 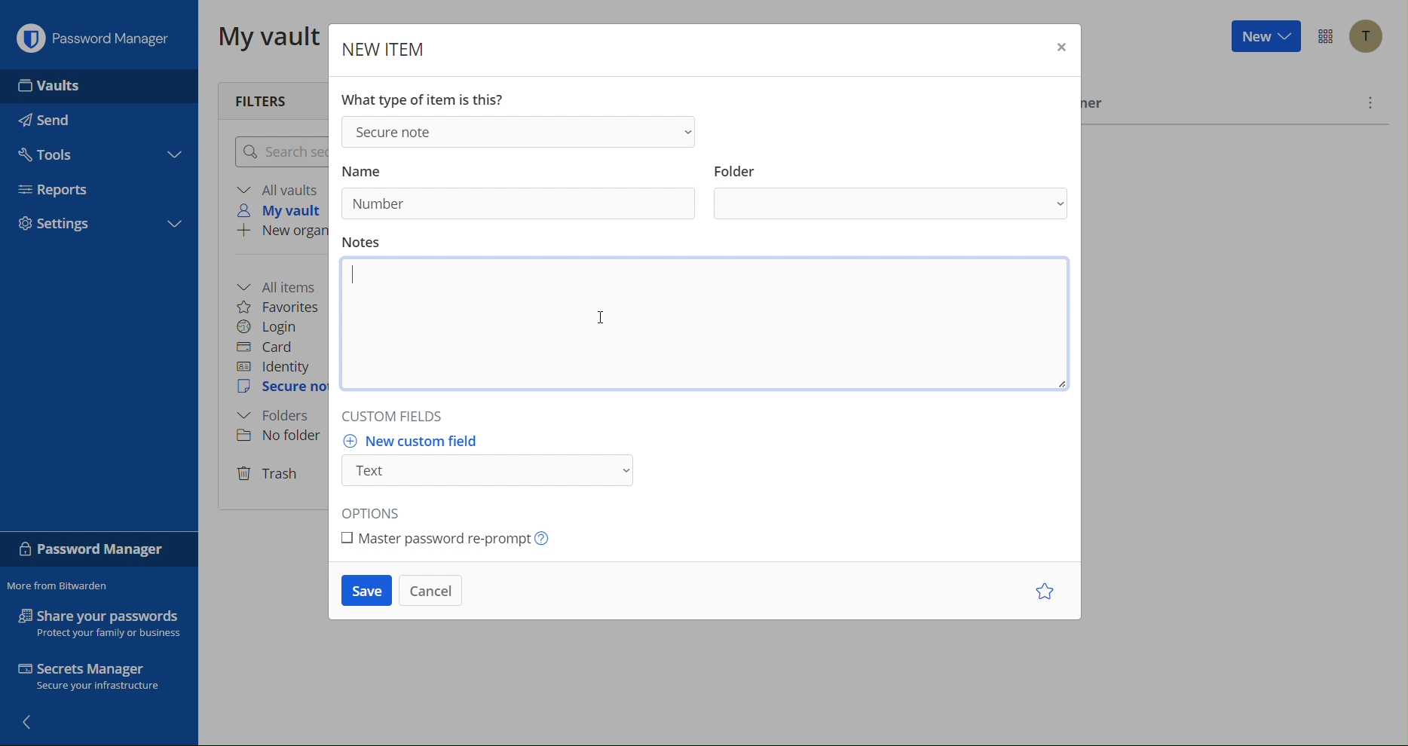 What do you see at coordinates (281, 232) in the screenshot?
I see `New organization` at bounding box center [281, 232].